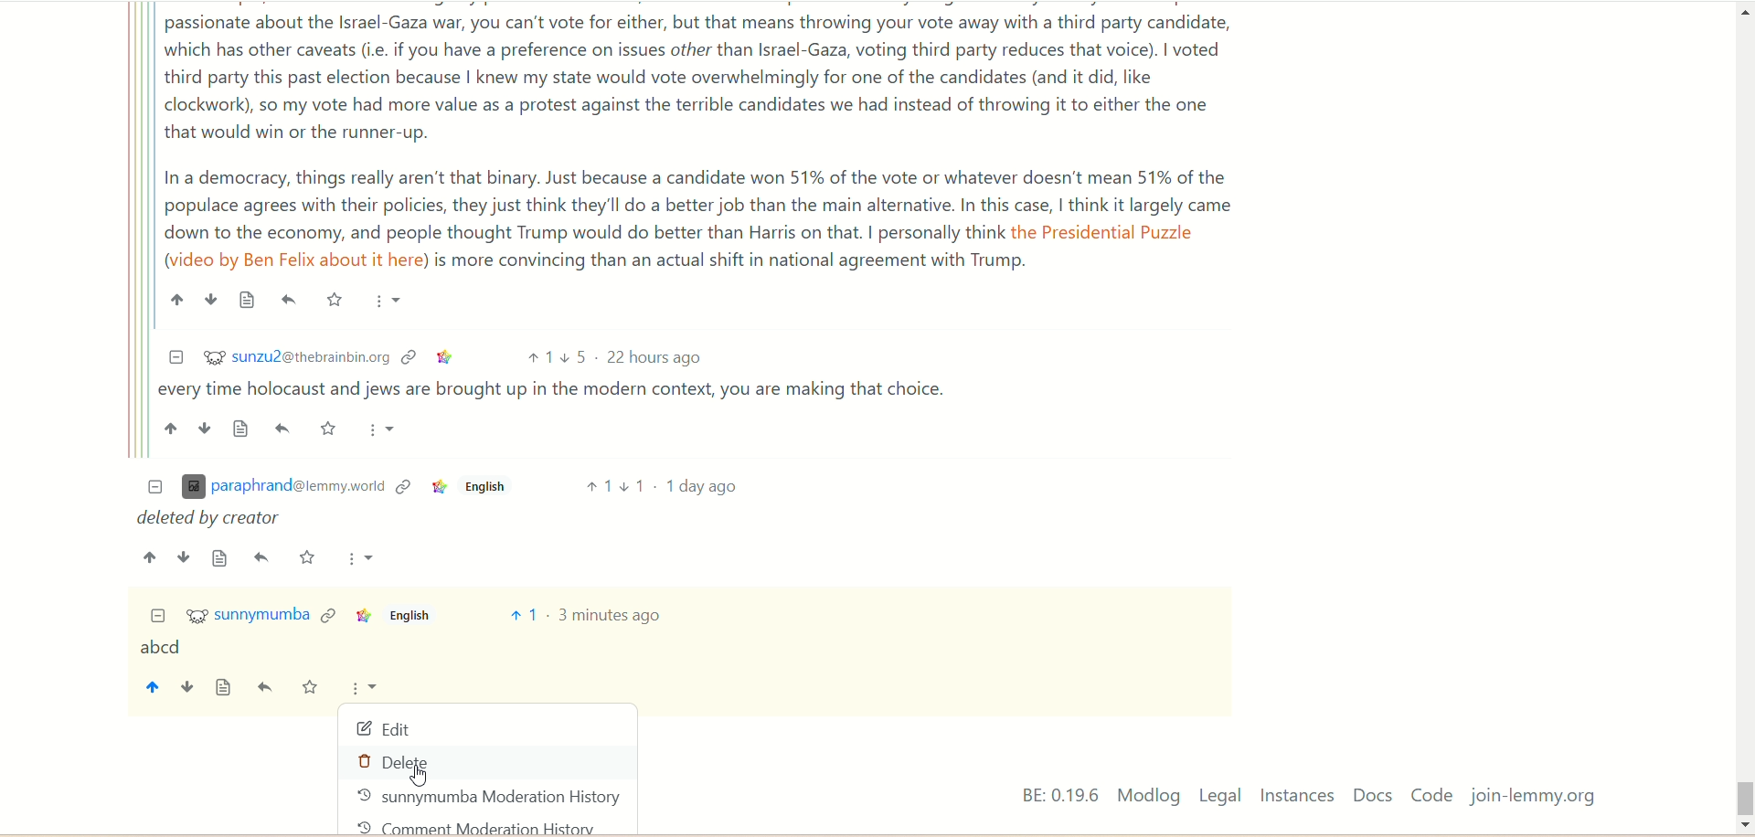  I want to click on %¥ sunnymumba, so click(249, 617).